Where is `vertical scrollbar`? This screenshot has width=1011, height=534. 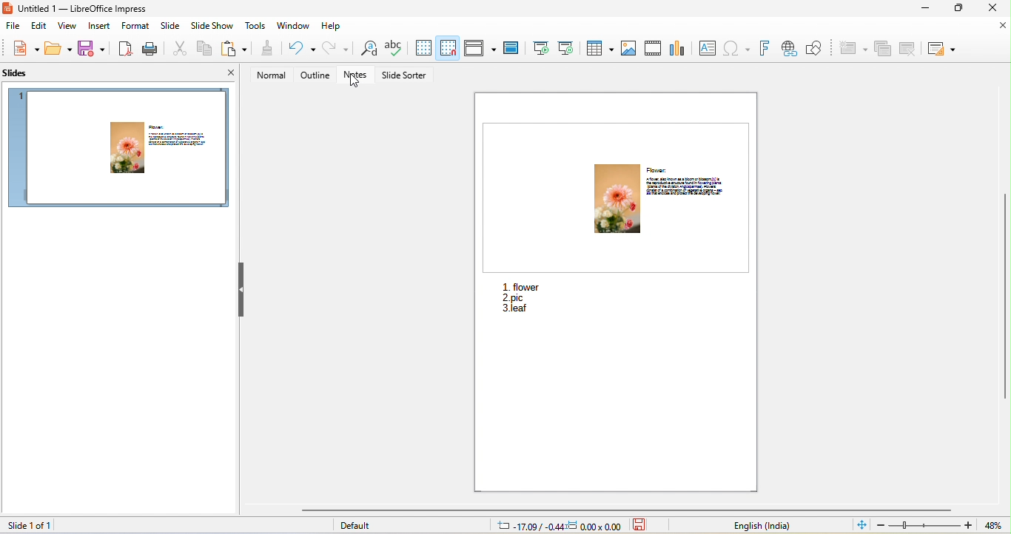 vertical scrollbar is located at coordinates (1004, 300).